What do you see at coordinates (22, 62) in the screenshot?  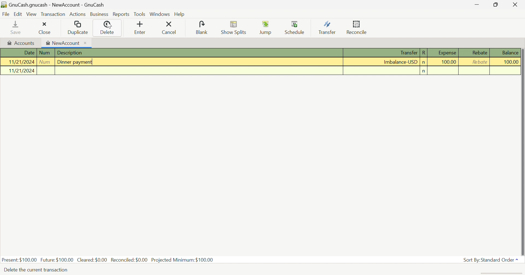 I see `11/21/2024` at bounding box center [22, 62].